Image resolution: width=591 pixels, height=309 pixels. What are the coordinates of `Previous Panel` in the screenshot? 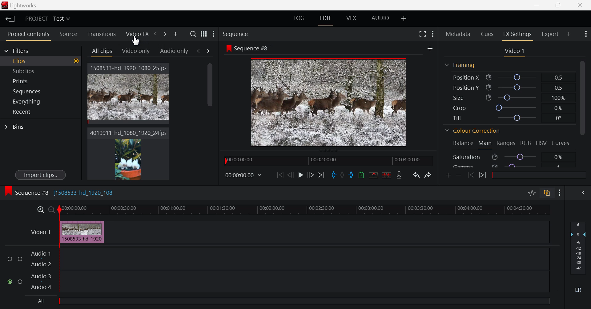 It's located at (156, 34).